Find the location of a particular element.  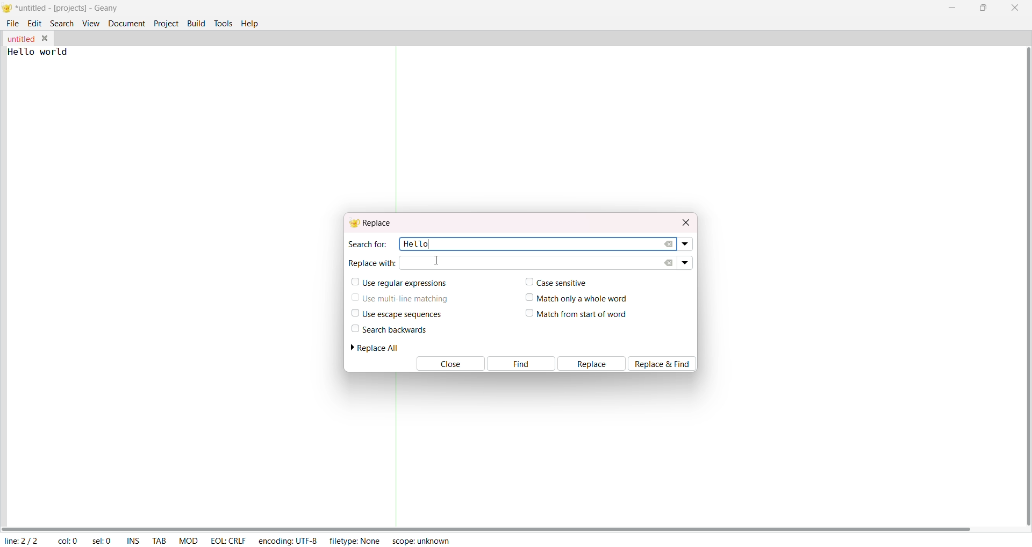

case sensitive is located at coordinates (554, 282).